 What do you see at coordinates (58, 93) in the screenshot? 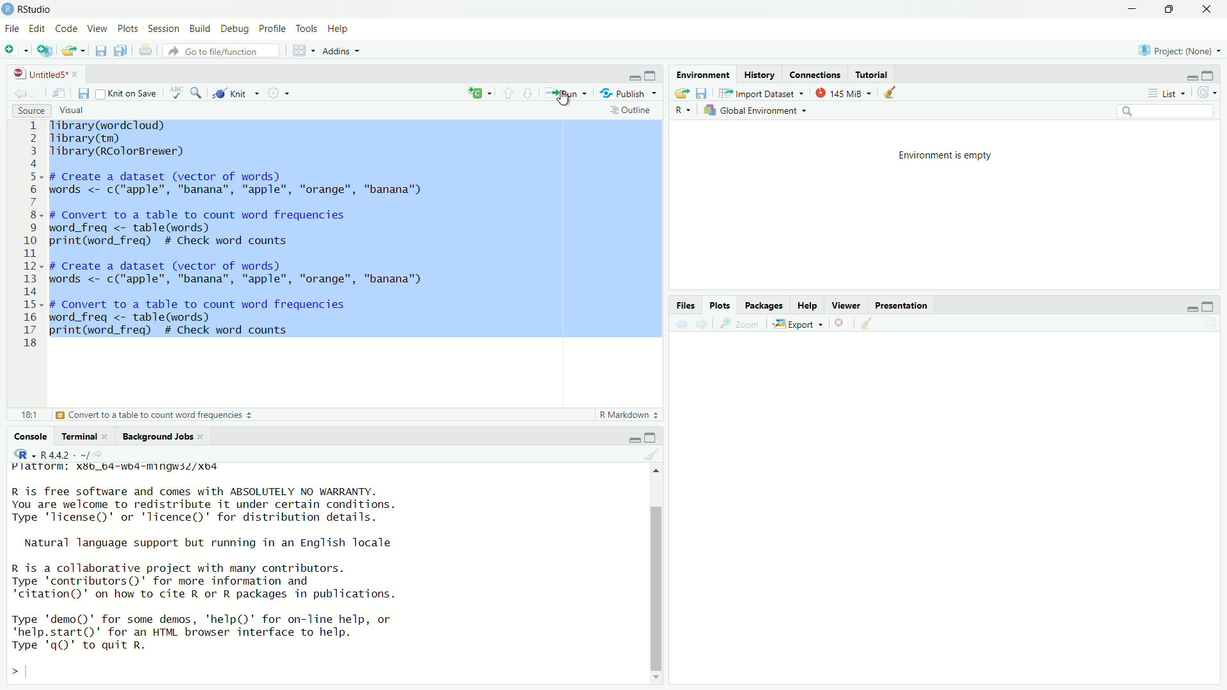
I see `Show in the new window` at bounding box center [58, 93].